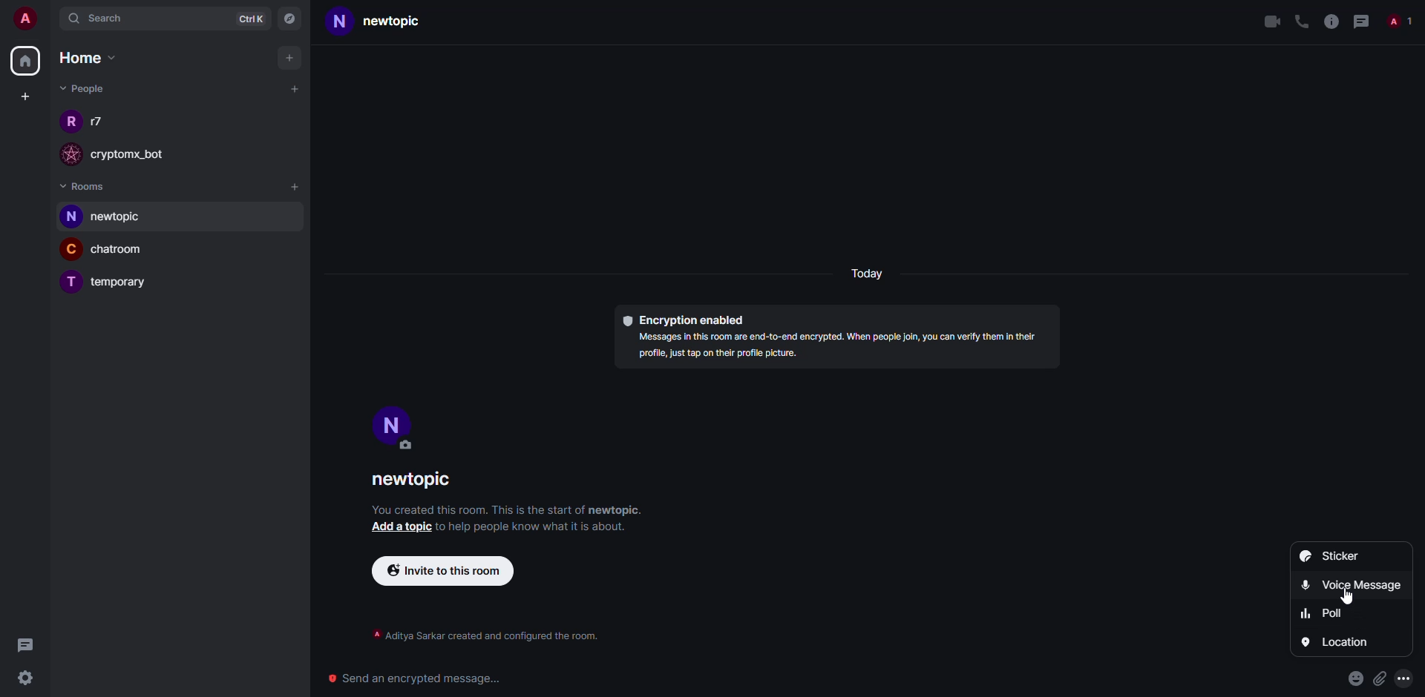  Describe the element at coordinates (139, 154) in the screenshot. I see `bot` at that location.